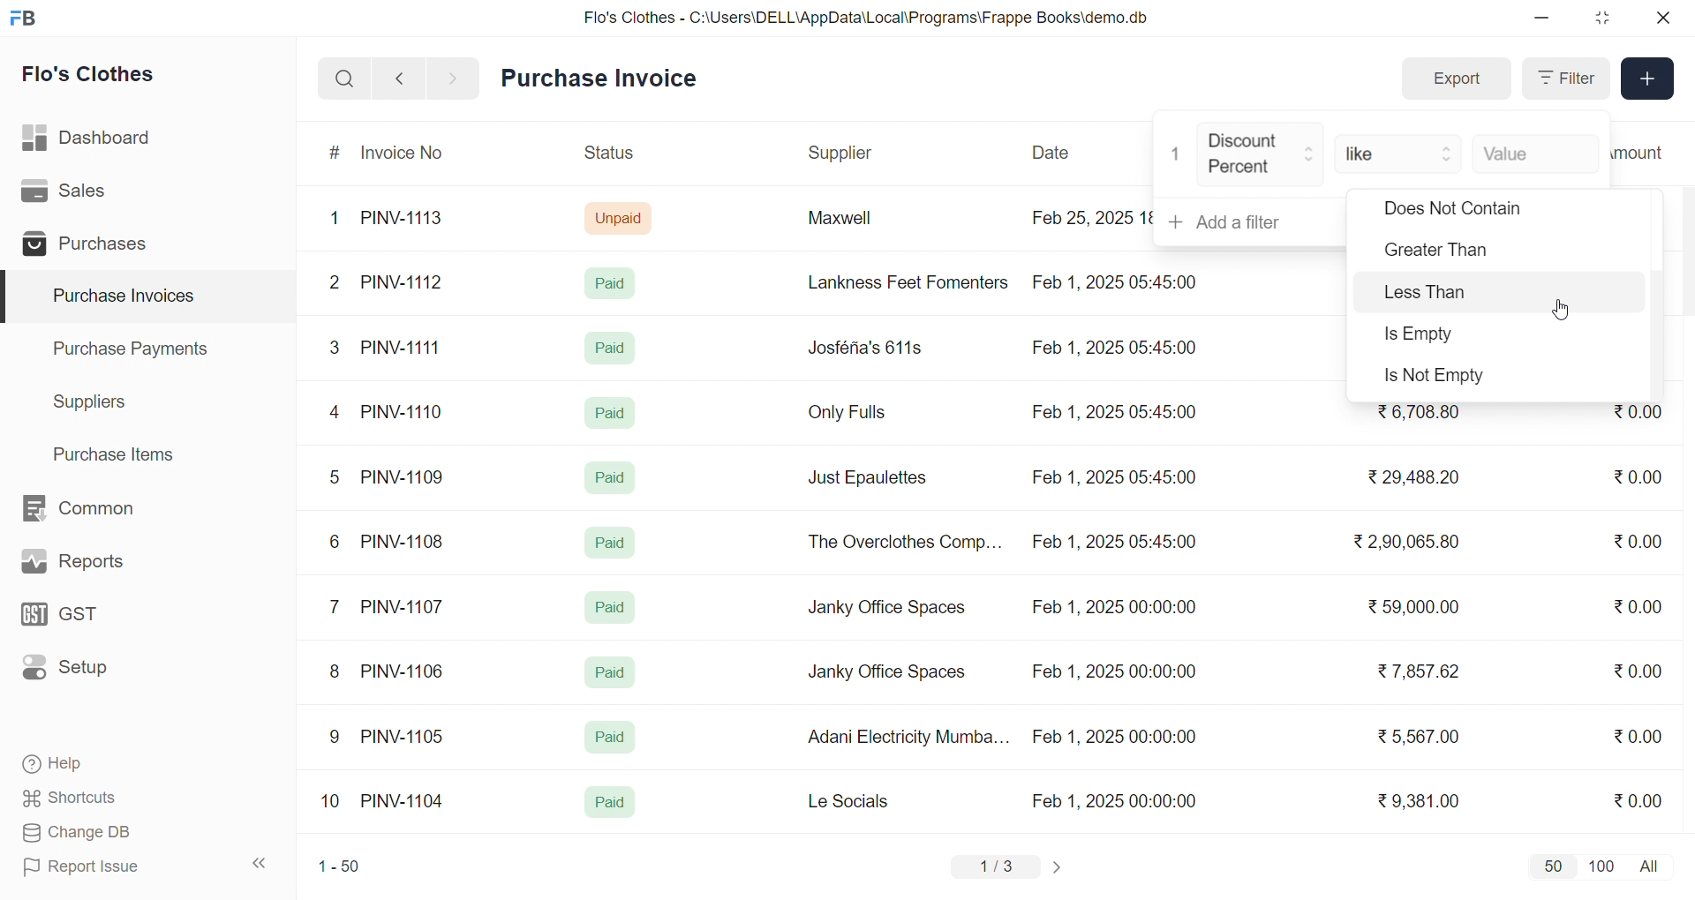 The width and height of the screenshot is (1695, 900). I want to click on 6, so click(335, 541).